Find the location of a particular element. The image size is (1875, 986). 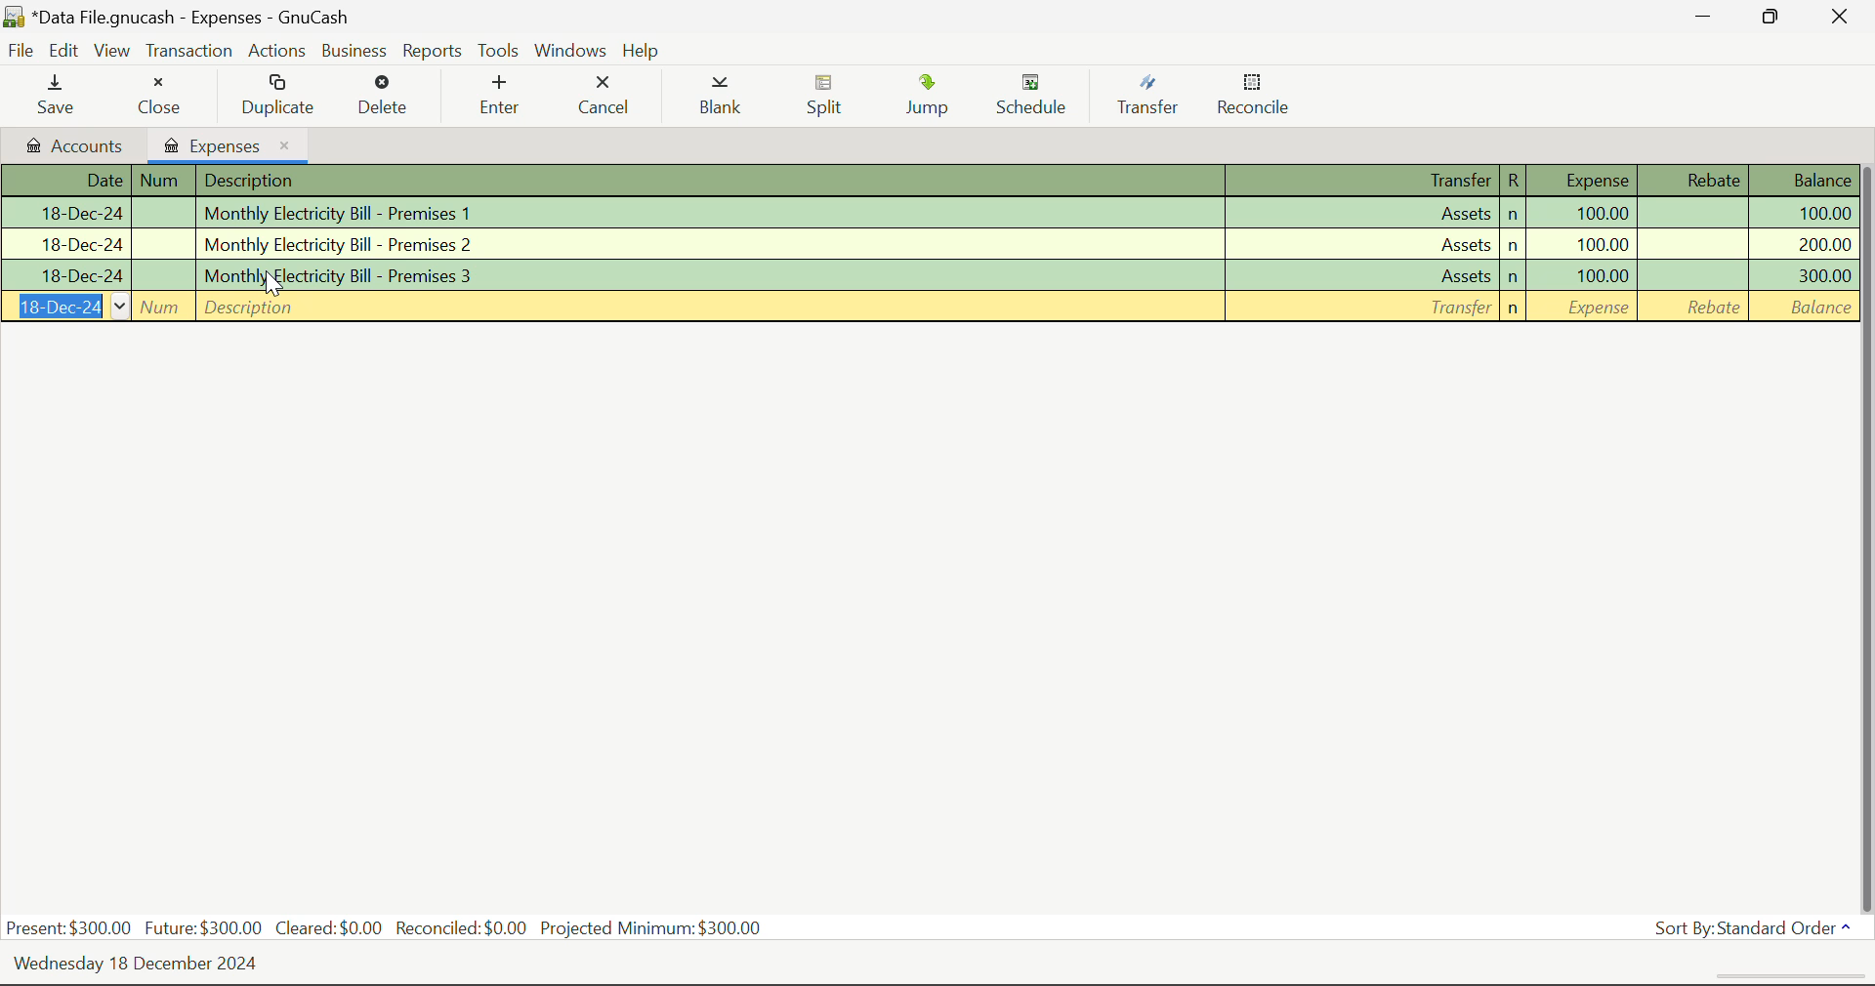

Jump  is located at coordinates (937, 99).